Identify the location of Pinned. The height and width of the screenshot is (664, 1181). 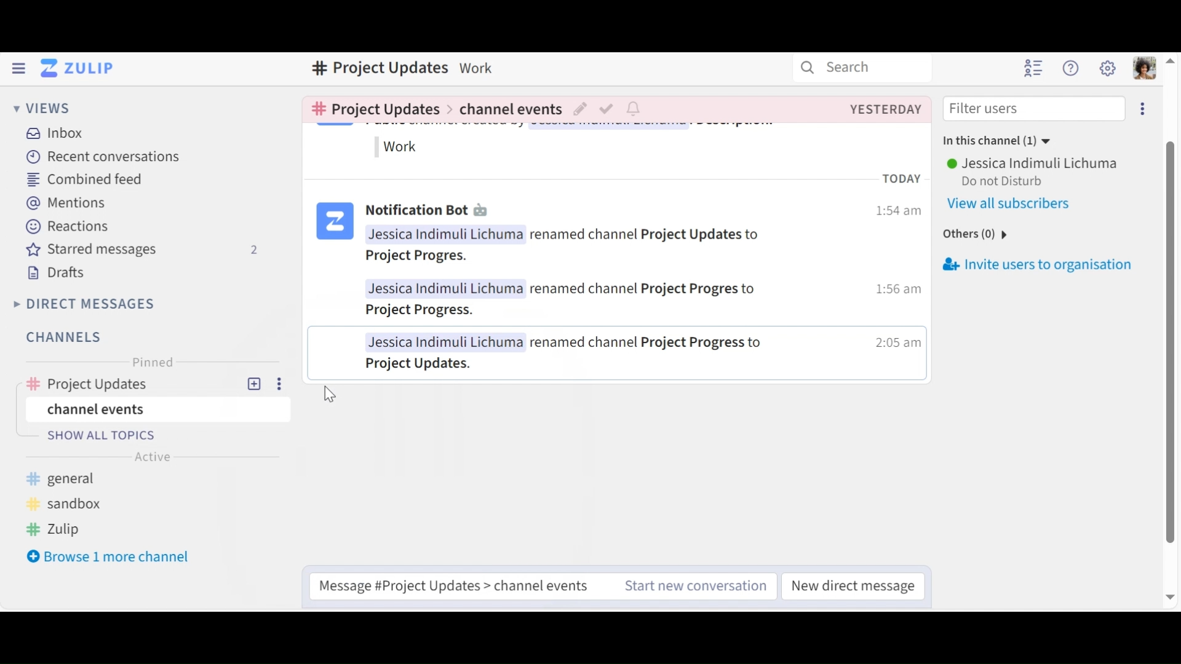
(151, 361).